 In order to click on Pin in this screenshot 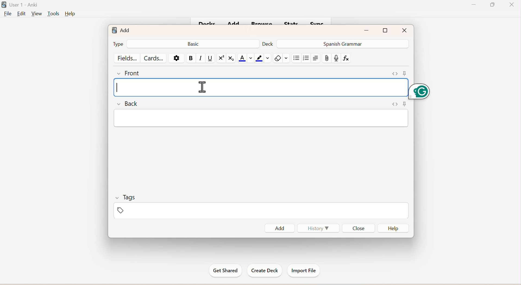, I will do `click(397, 105)`.